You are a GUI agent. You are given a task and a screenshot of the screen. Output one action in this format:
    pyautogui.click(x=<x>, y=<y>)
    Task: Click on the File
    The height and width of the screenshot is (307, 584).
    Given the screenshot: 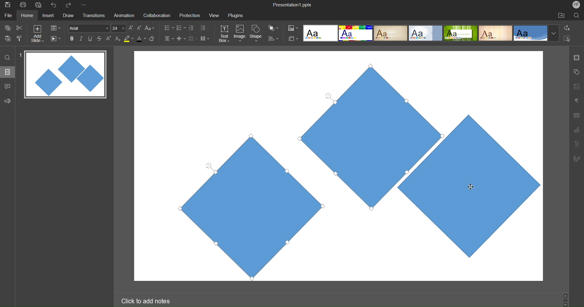 What is the action you would take?
    pyautogui.click(x=9, y=15)
    